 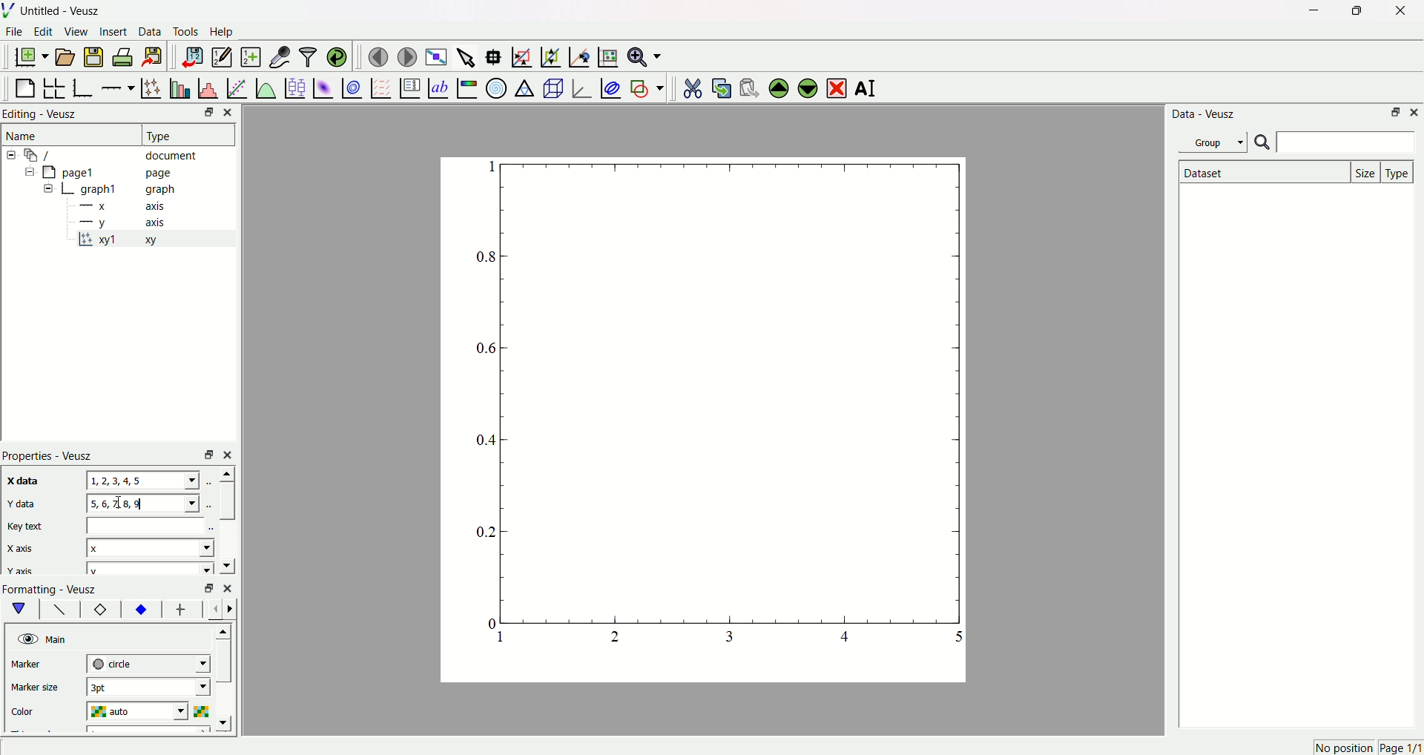 I want to click on scroll bar, so click(x=226, y=501).